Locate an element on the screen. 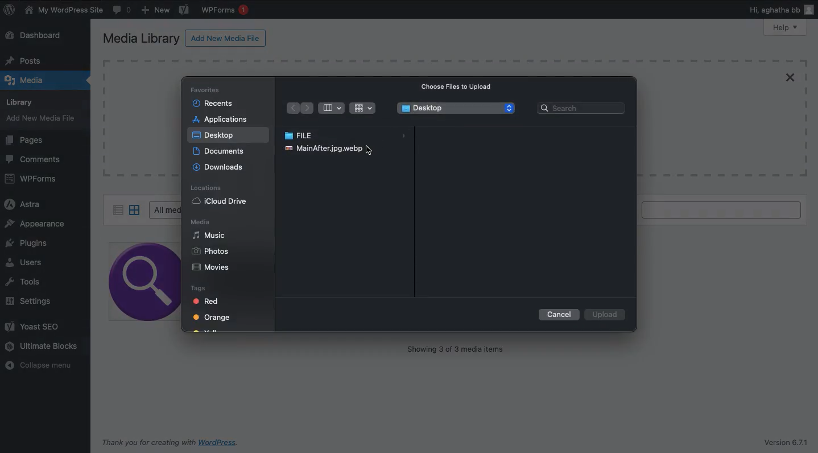 This screenshot has height=453, width=818. Help is located at coordinates (786, 27).